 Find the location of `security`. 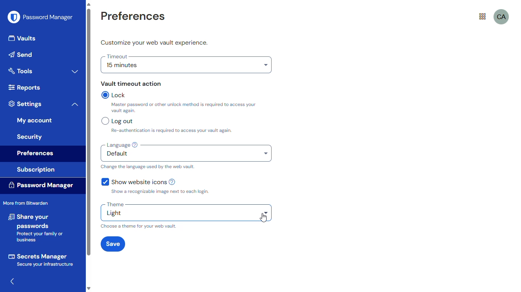

security is located at coordinates (30, 136).